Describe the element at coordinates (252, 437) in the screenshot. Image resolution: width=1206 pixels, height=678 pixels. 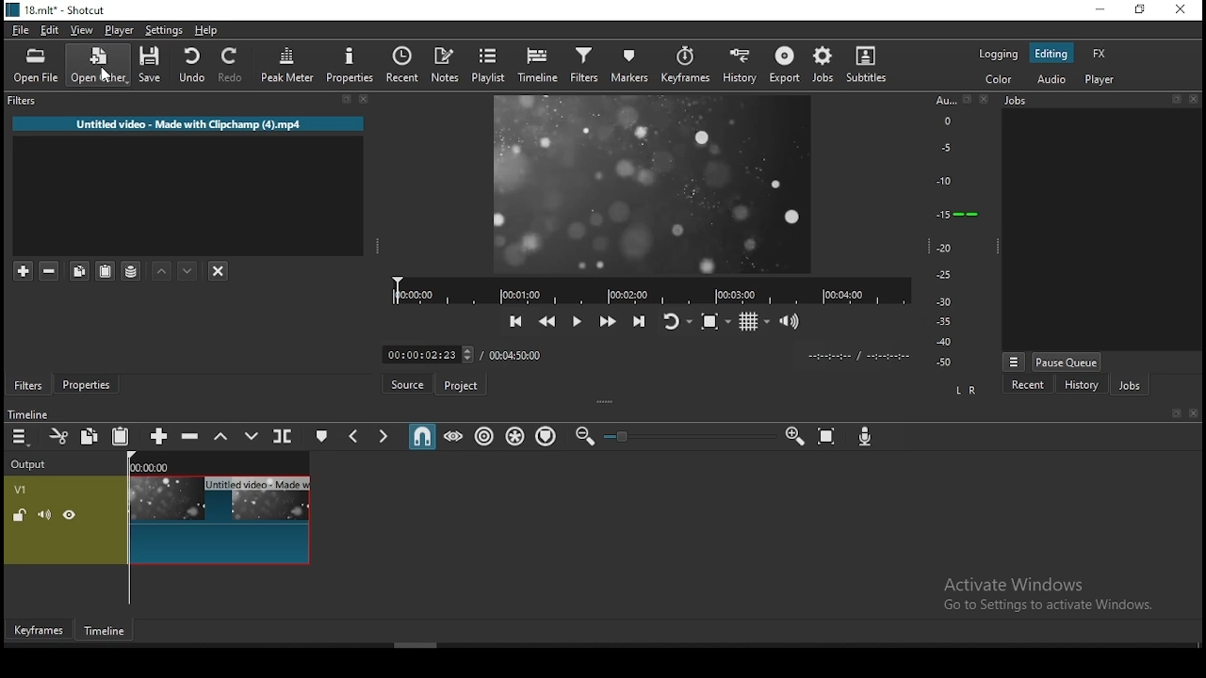
I see `overwrite` at that location.